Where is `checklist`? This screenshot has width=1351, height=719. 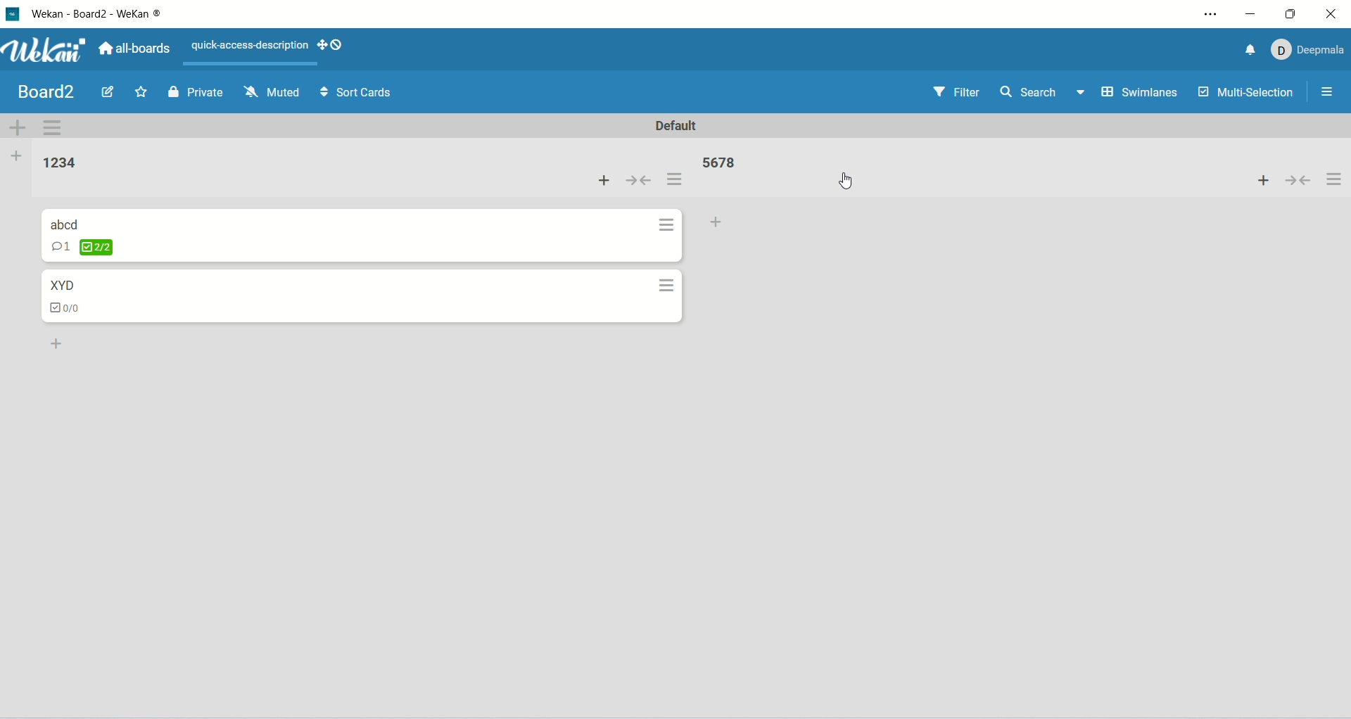
checklist is located at coordinates (87, 248).